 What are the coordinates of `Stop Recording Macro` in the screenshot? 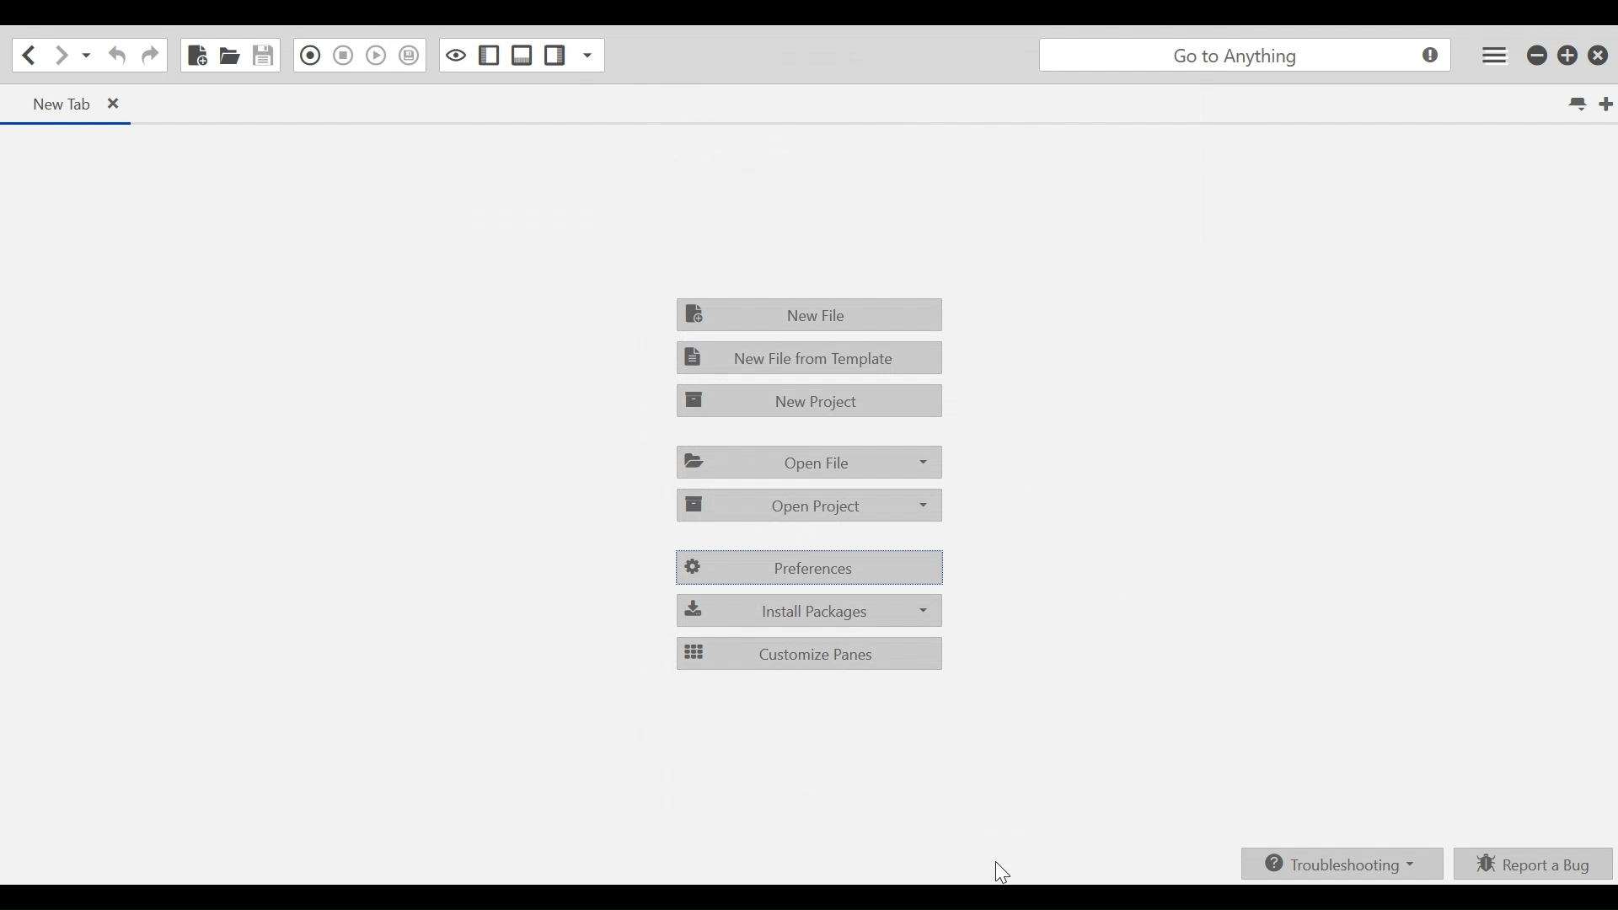 It's located at (343, 55).